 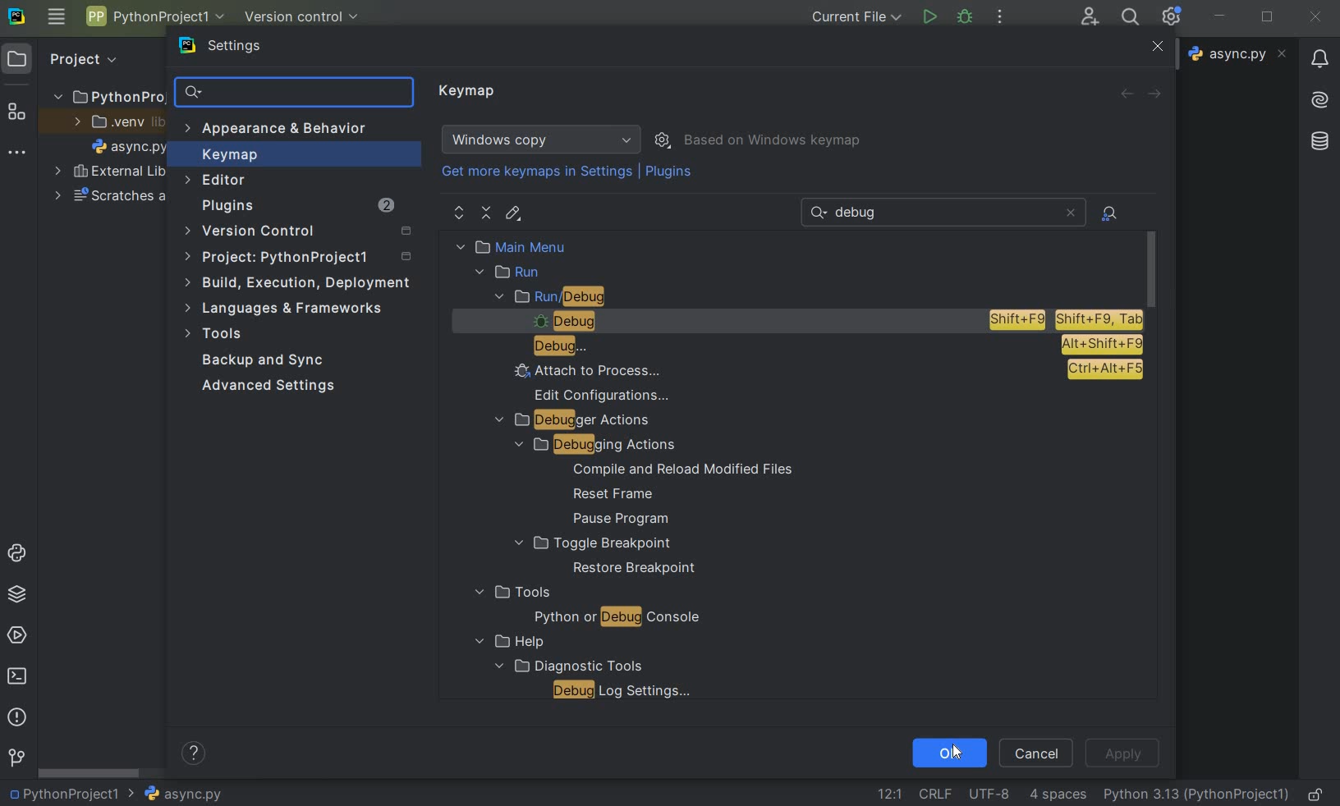 What do you see at coordinates (307, 18) in the screenshot?
I see `version control` at bounding box center [307, 18].